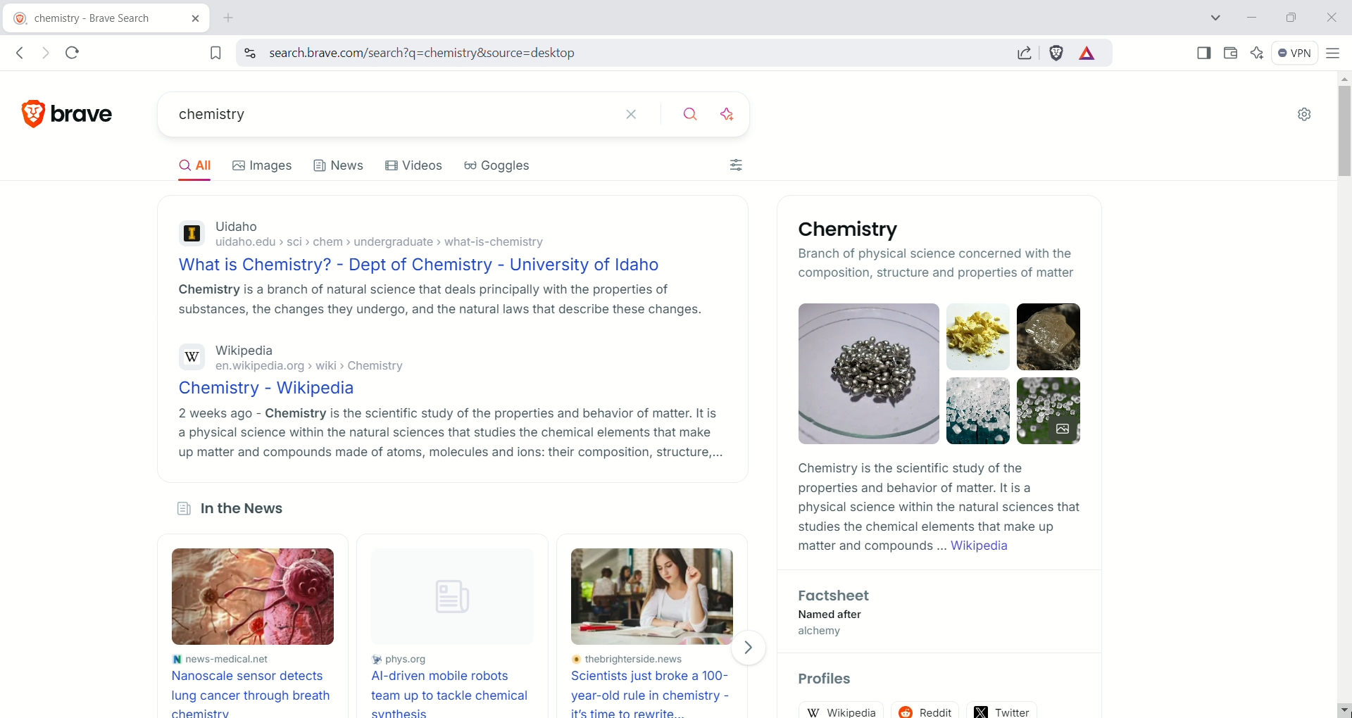 The image size is (1352, 718). What do you see at coordinates (229, 511) in the screenshot?
I see `In the News` at bounding box center [229, 511].